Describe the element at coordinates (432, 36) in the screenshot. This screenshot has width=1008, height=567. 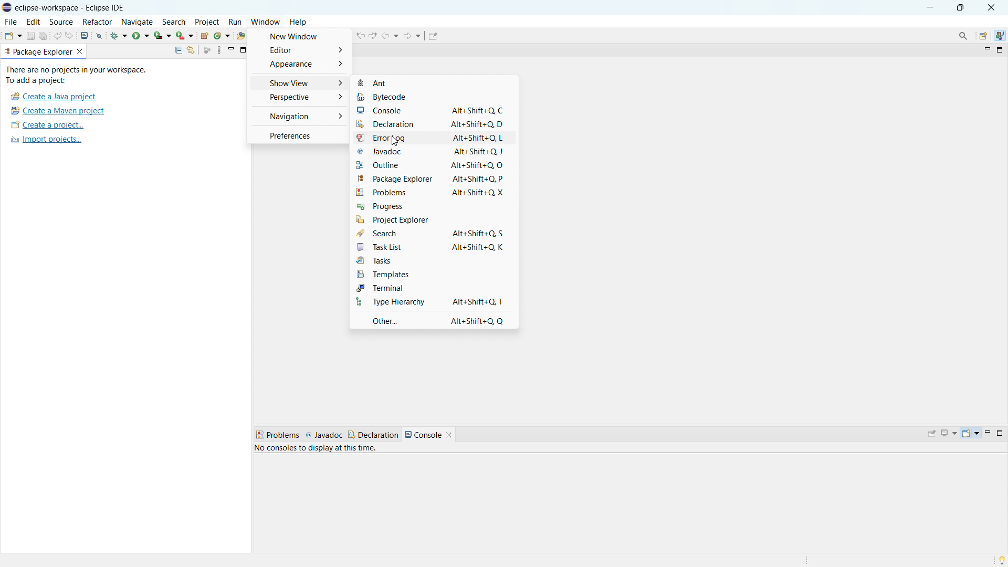
I see `pin editor` at that location.